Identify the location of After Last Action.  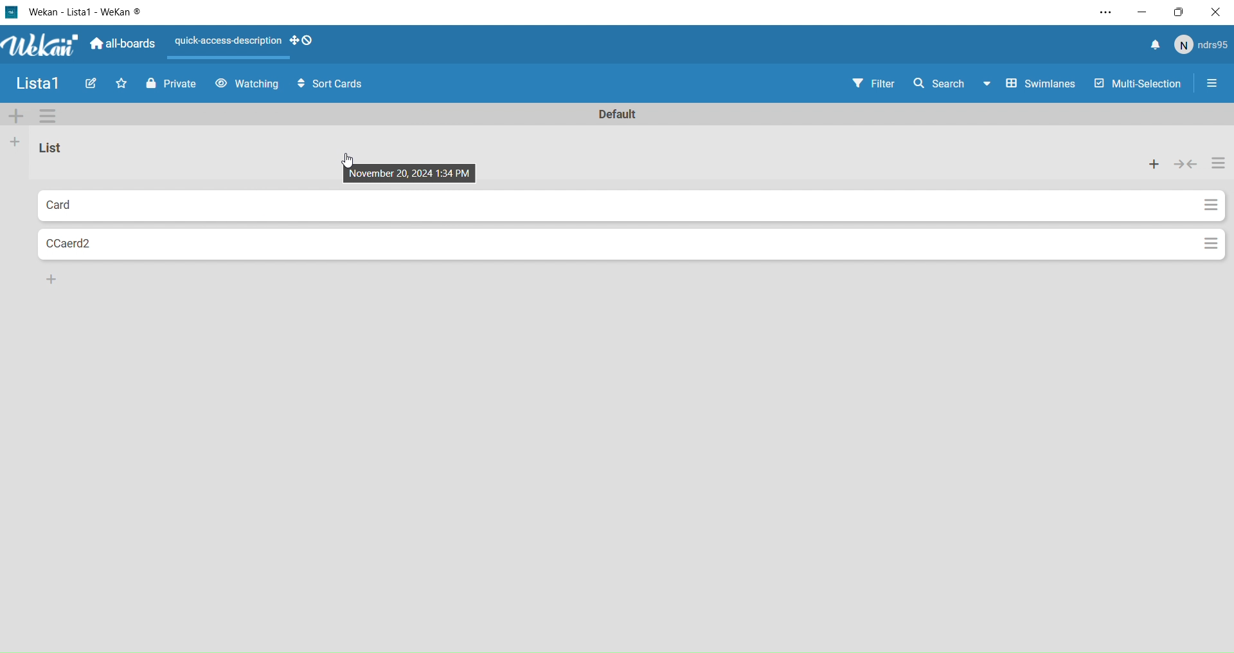
(247, 84).